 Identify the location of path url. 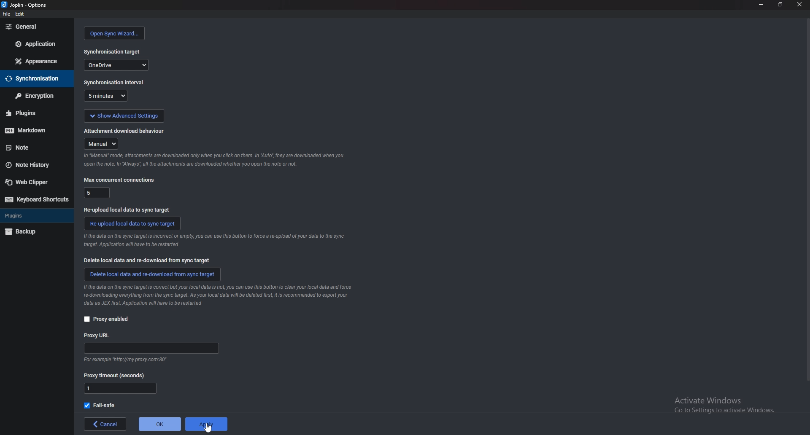
(151, 349).